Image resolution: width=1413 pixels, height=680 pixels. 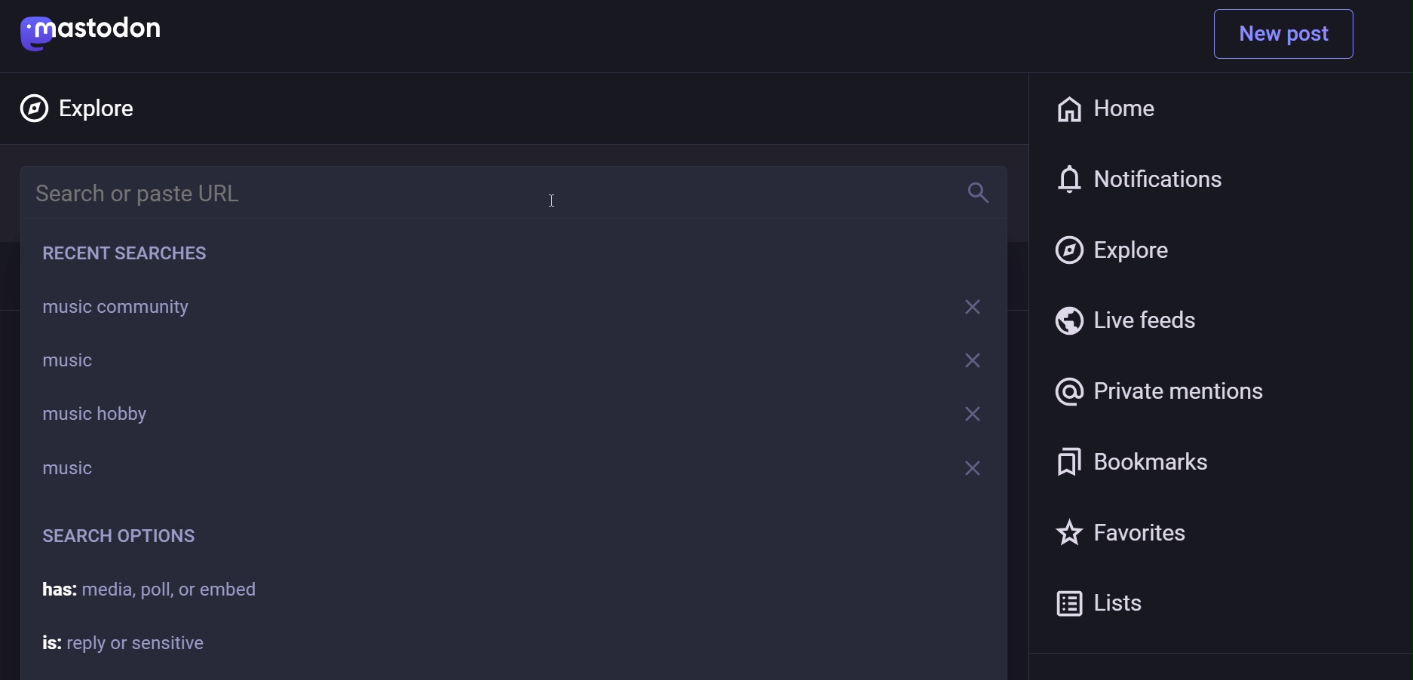 What do you see at coordinates (120, 532) in the screenshot?
I see `search option` at bounding box center [120, 532].